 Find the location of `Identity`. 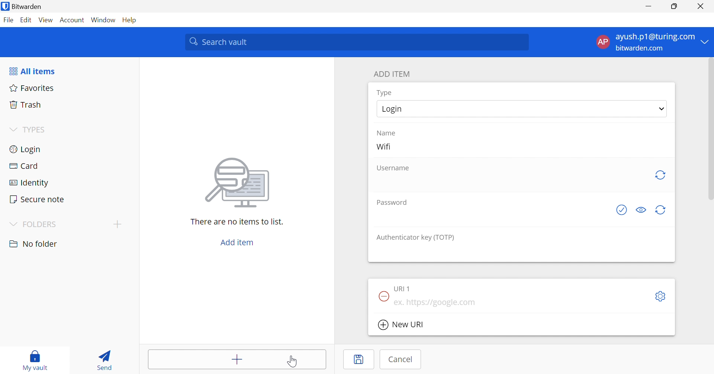

Identity is located at coordinates (30, 183).